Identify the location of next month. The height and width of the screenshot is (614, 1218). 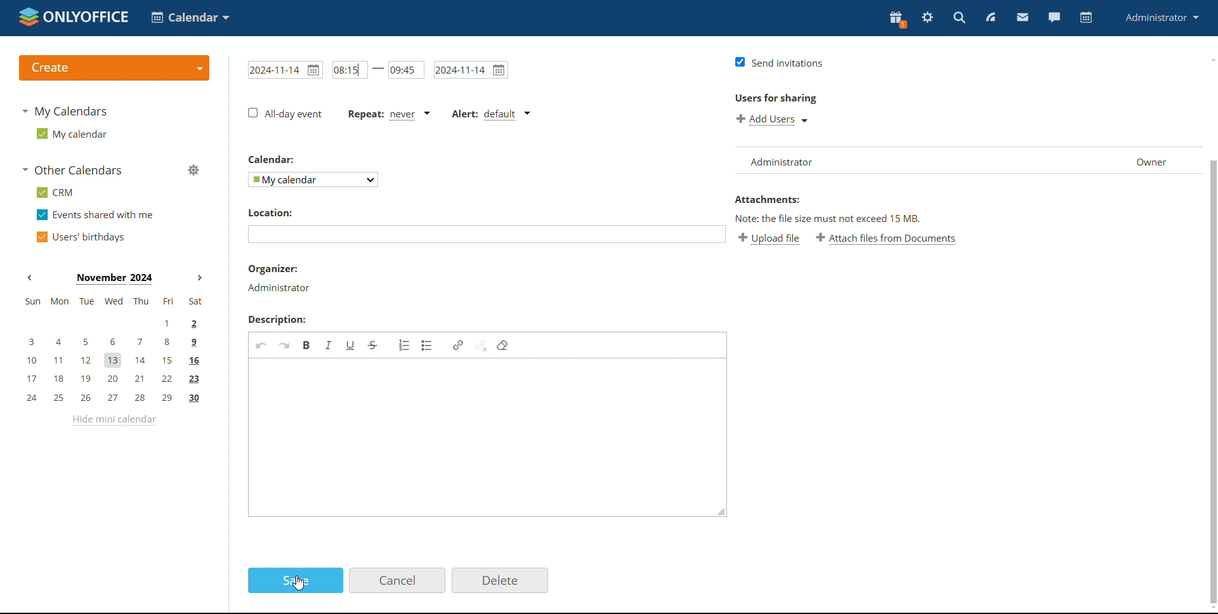
(200, 278).